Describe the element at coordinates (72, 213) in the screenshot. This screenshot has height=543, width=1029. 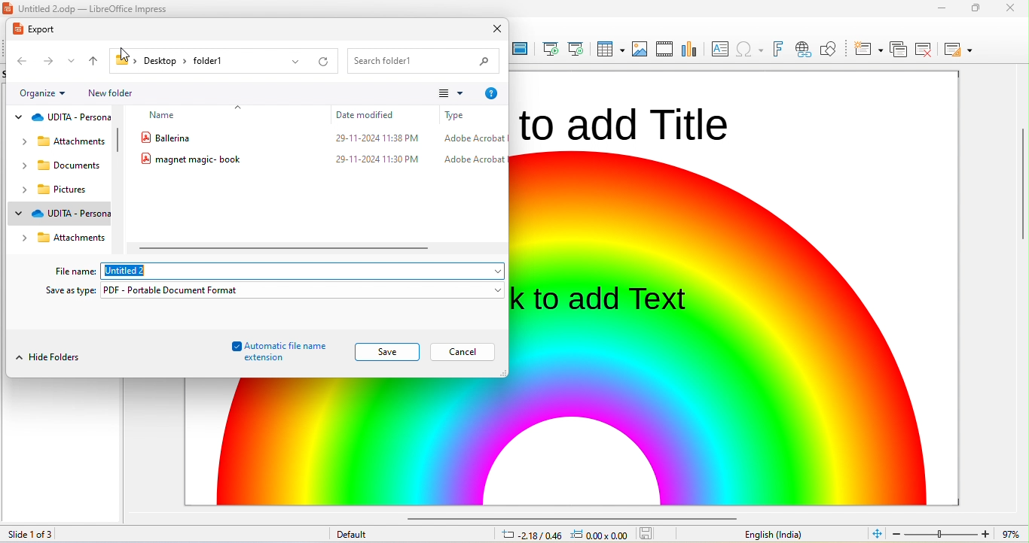
I see `udita personal` at that location.